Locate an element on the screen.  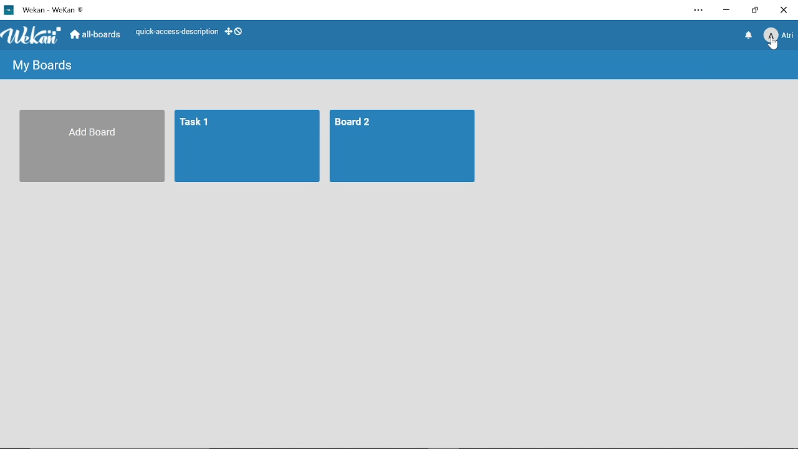
Minimize is located at coordinates (726, 12).